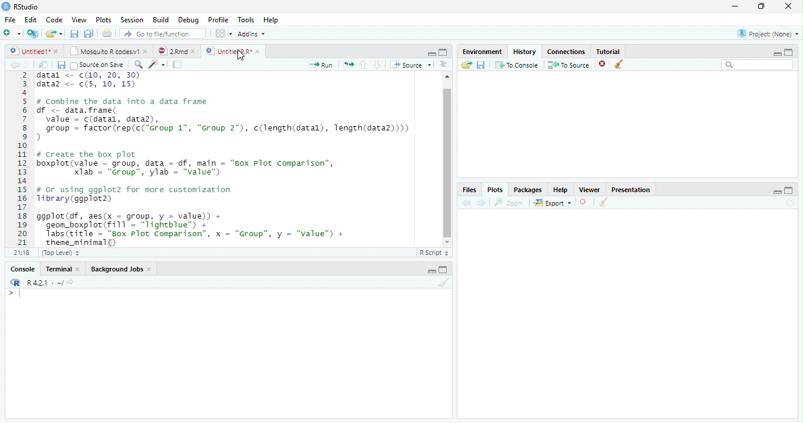 This screenshot has width=803, height=423. I want to click on Line numbers, so click(21, 159).